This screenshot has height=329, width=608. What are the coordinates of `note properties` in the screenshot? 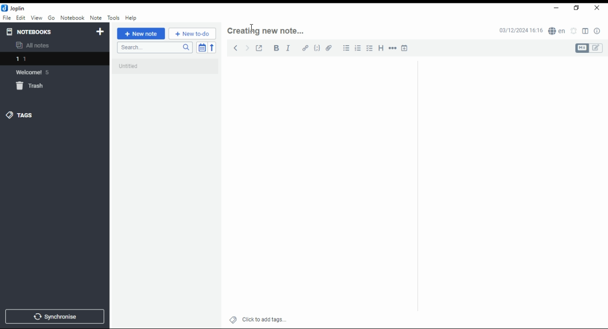 It's located at (598, 31).